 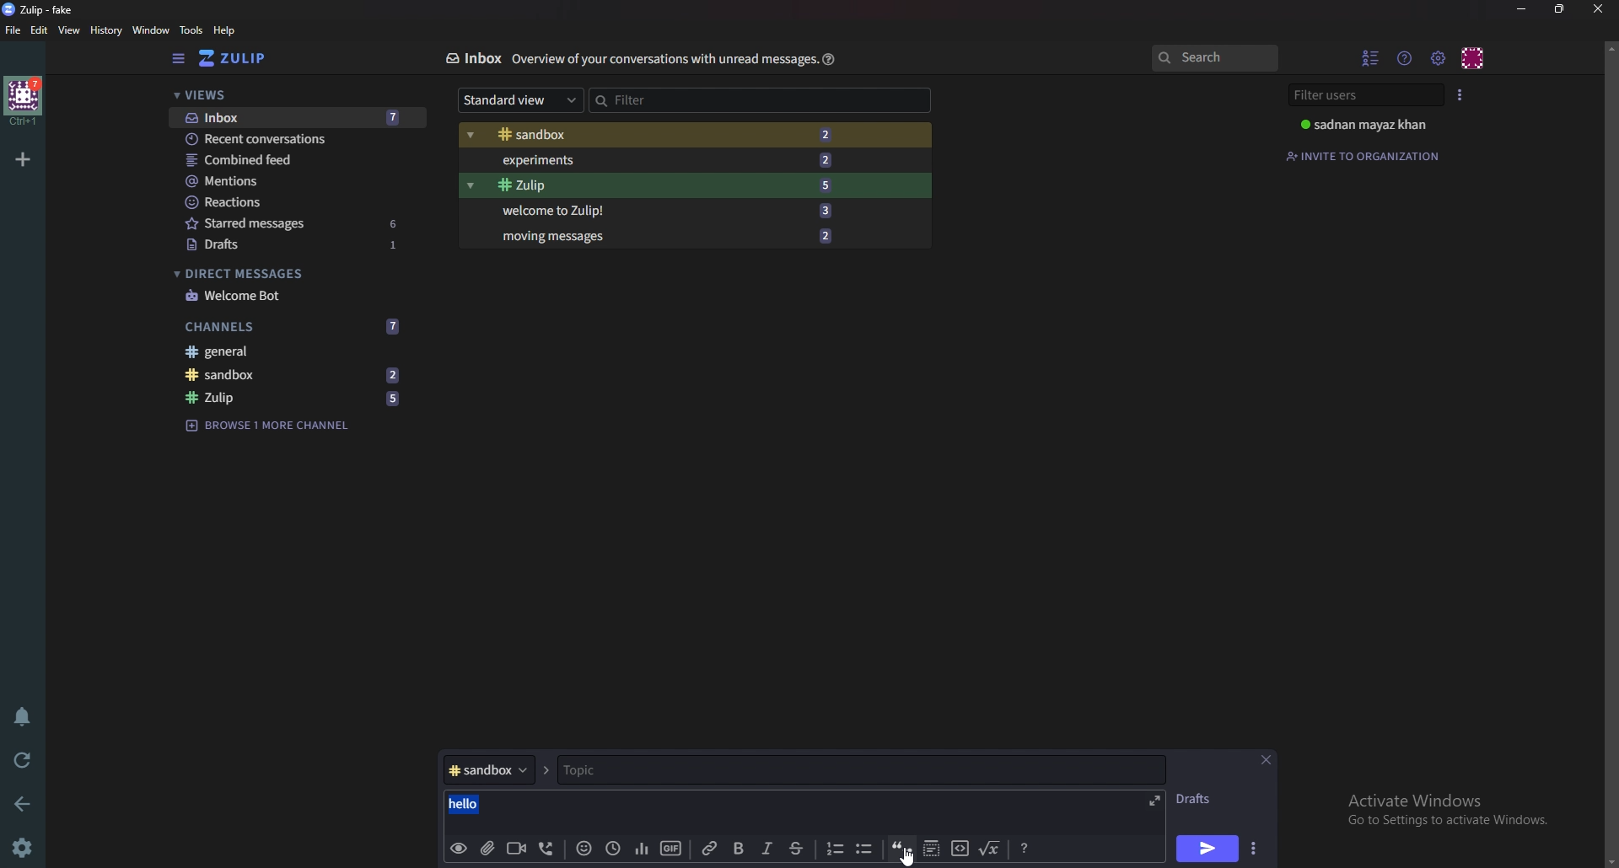 What do you see at coordinates (573, 186) in the screenshot?
I see `# Zulip` at bounding box center [573, 186].